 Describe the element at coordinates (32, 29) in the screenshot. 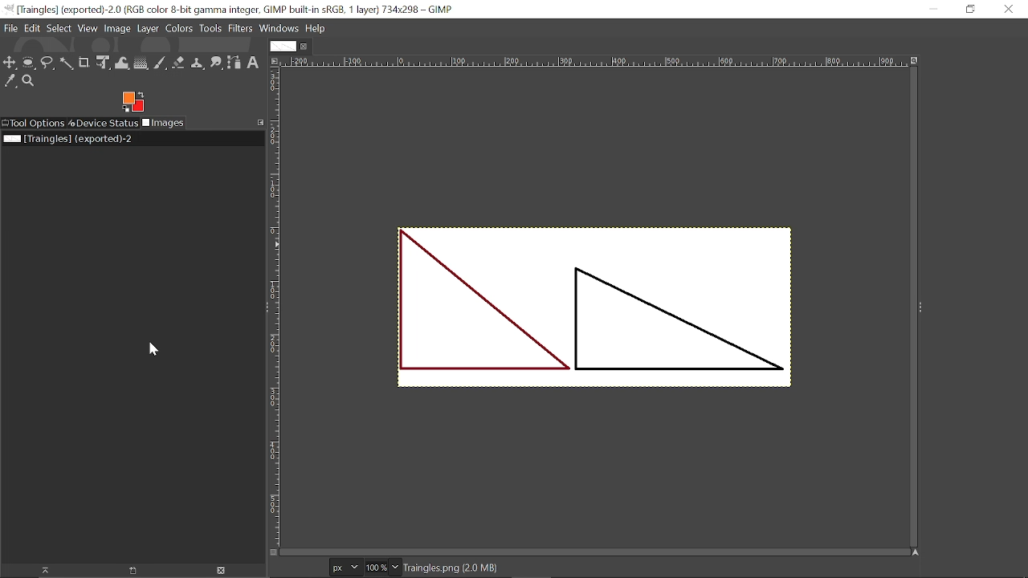

I see `File` at that location.